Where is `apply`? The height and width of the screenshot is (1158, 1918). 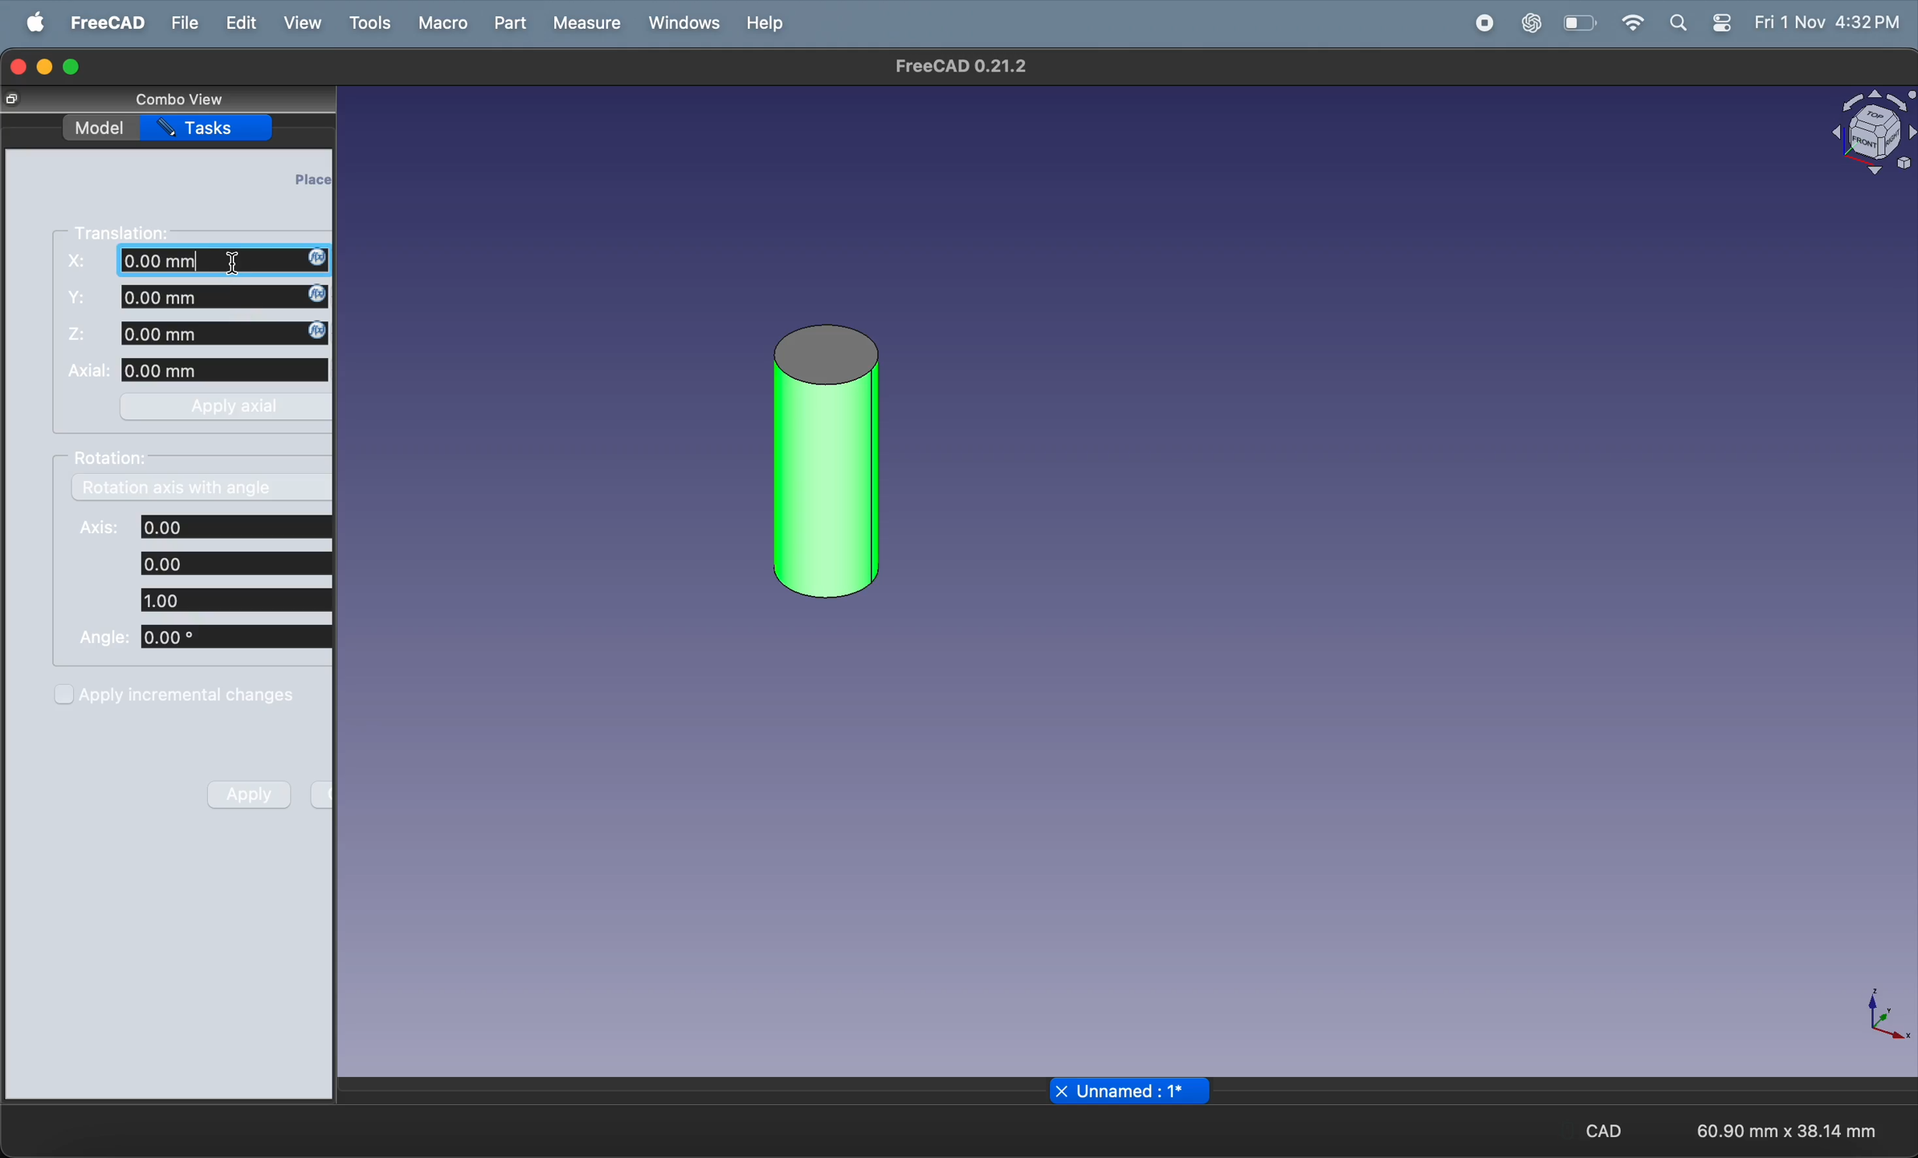
apply is located at coordinates (244, 797).